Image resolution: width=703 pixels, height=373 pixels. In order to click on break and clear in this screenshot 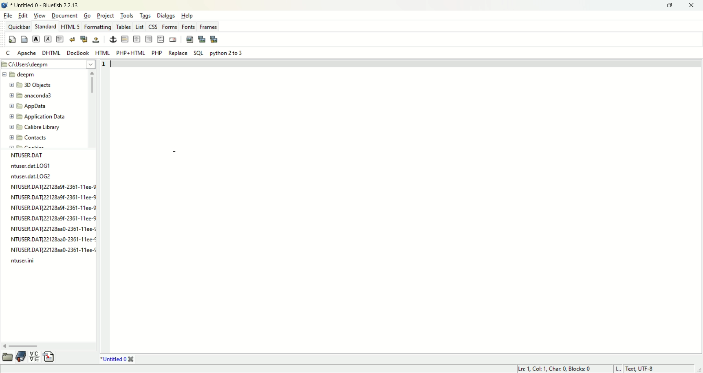, I will do `click(83, 40)`.